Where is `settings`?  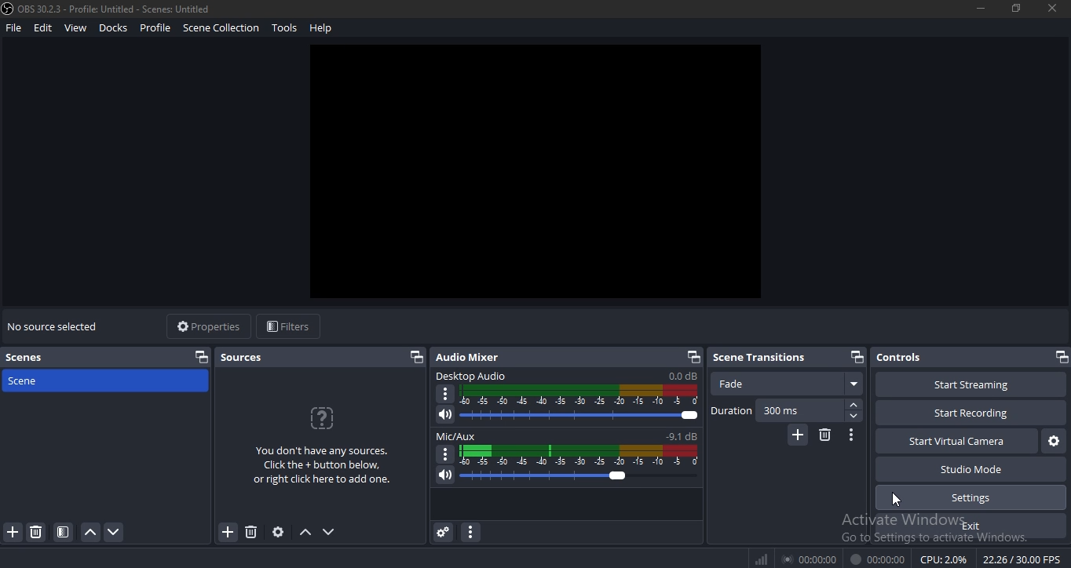 settings is located at coordinates (970, 497).